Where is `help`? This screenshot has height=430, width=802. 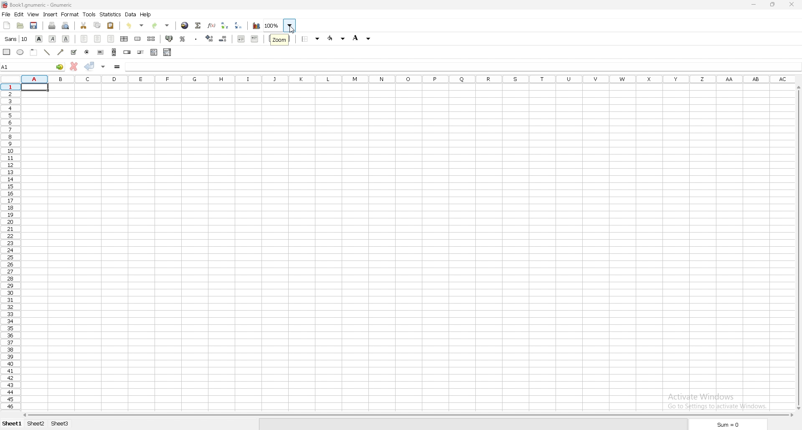 help is located at coordinates (146, 15).